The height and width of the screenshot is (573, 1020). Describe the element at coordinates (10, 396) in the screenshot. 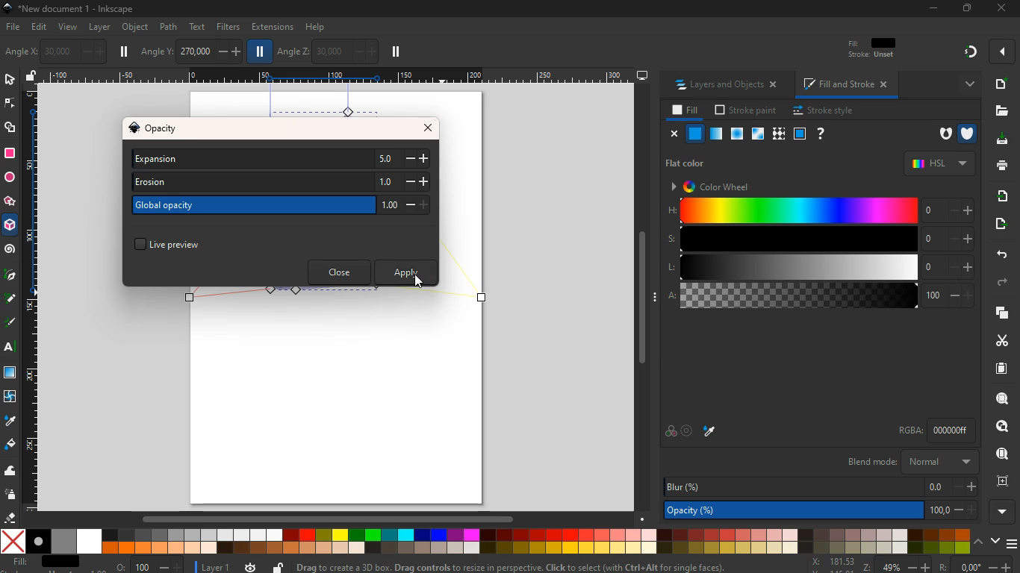

I see `twist` at that location.